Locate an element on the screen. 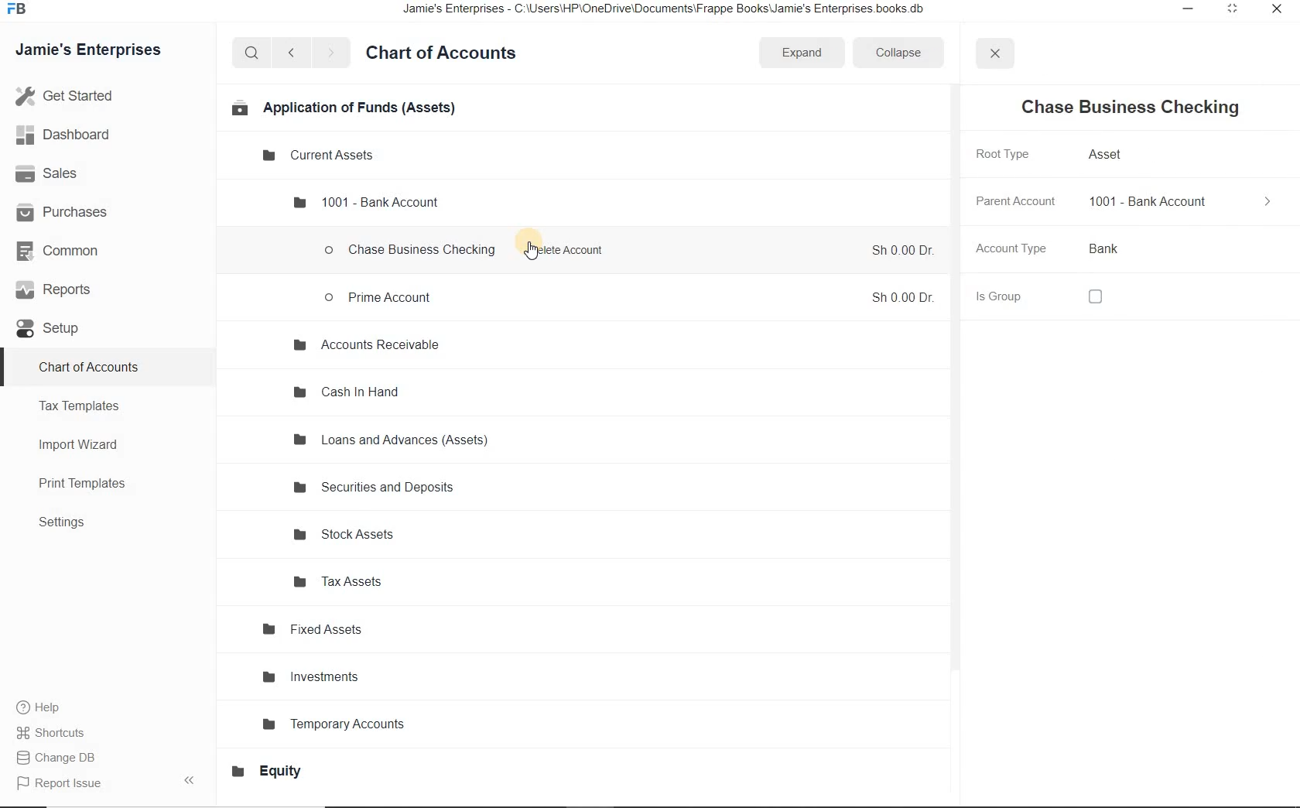 Image resolution: width=1300 pixels, height=808 pixels. Parent Account is located at coordinates (1014, 201).